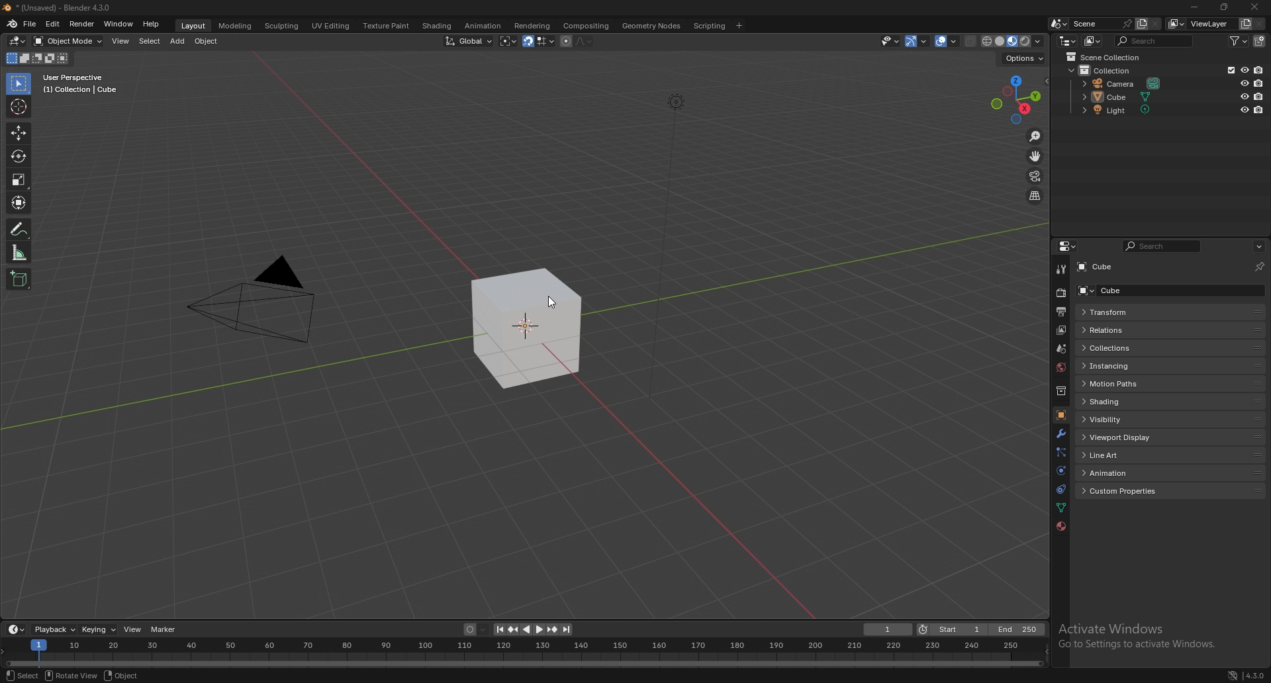 Image resolution: width=1271 pixels, height=683 pixels. Describe the element at coordinates (1100, 23) in the screenshot. I see `scene` at that location.